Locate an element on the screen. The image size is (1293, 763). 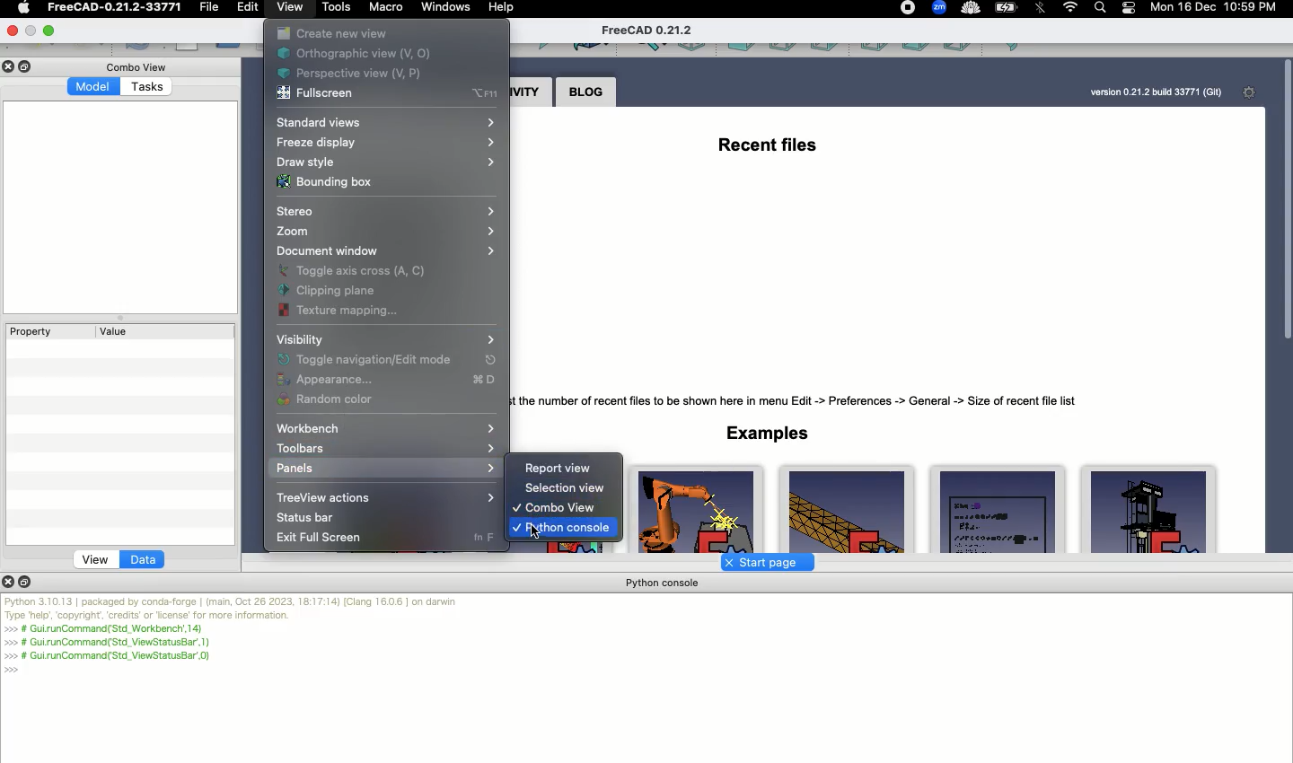
Fullscreen is located at coordinates (391, 95).